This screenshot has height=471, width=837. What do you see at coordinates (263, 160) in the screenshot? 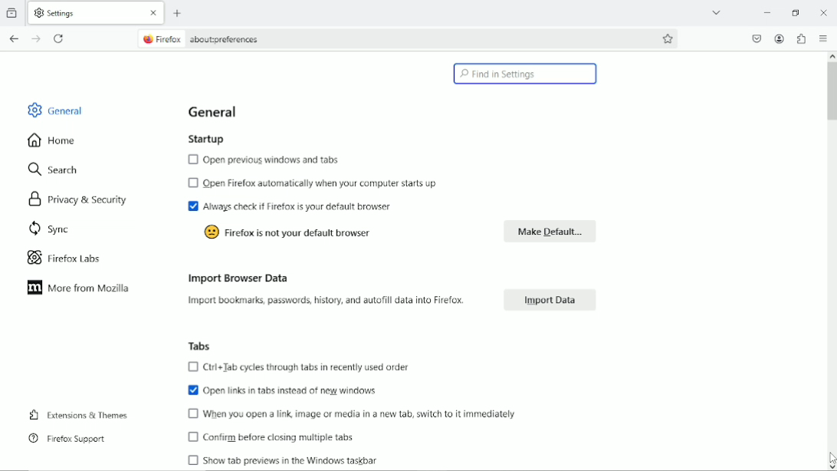
I see `Open previous windows and tabs` at bounding box center [263, 160].